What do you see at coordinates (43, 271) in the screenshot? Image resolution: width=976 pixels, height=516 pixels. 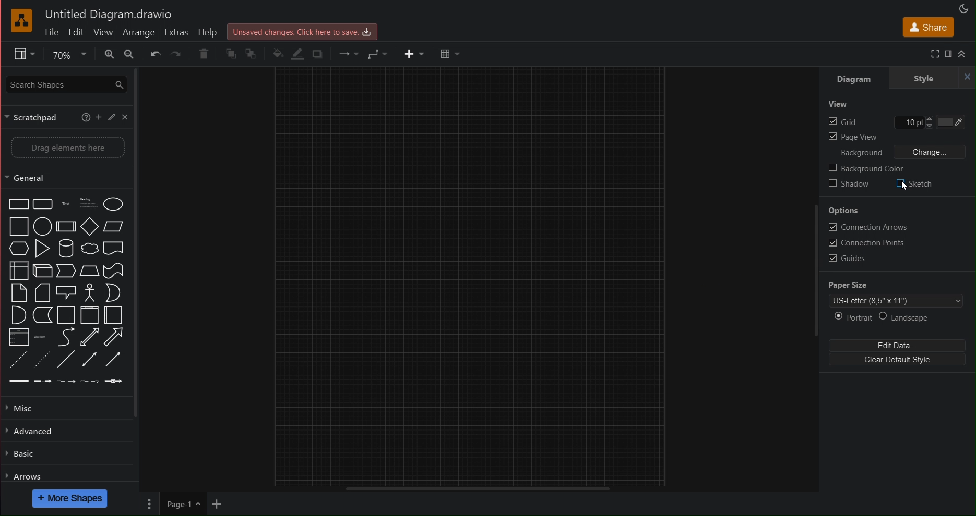 I see `cube` at bounding box center [43, 271].